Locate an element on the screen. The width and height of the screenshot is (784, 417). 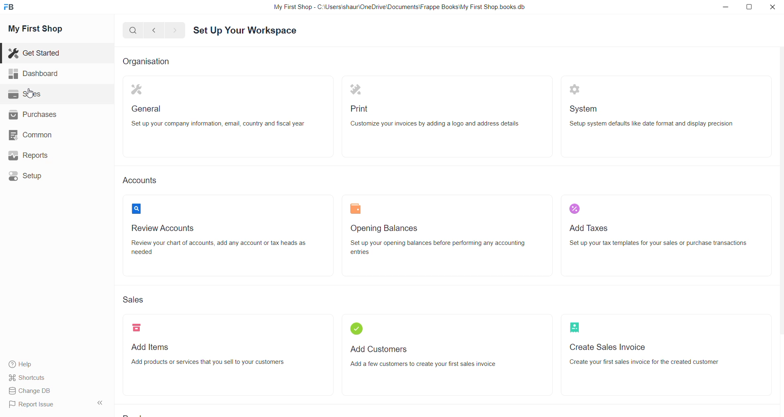
Reports is located at coordinates (29, 155).